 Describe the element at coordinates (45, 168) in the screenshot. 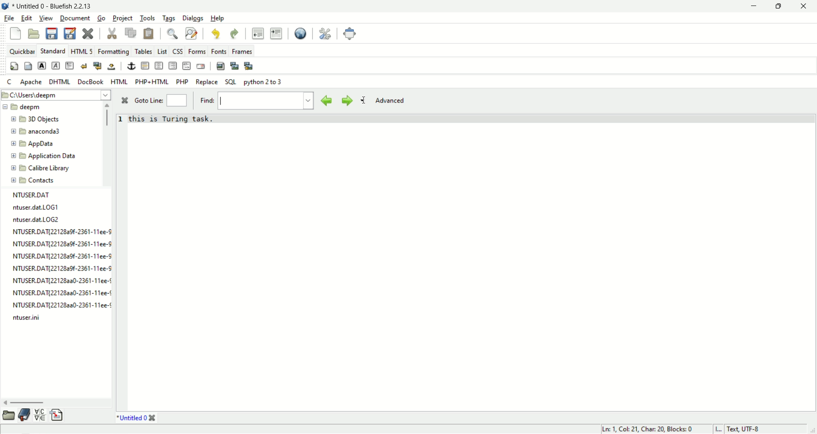

I see `Calibre Library` at that location.